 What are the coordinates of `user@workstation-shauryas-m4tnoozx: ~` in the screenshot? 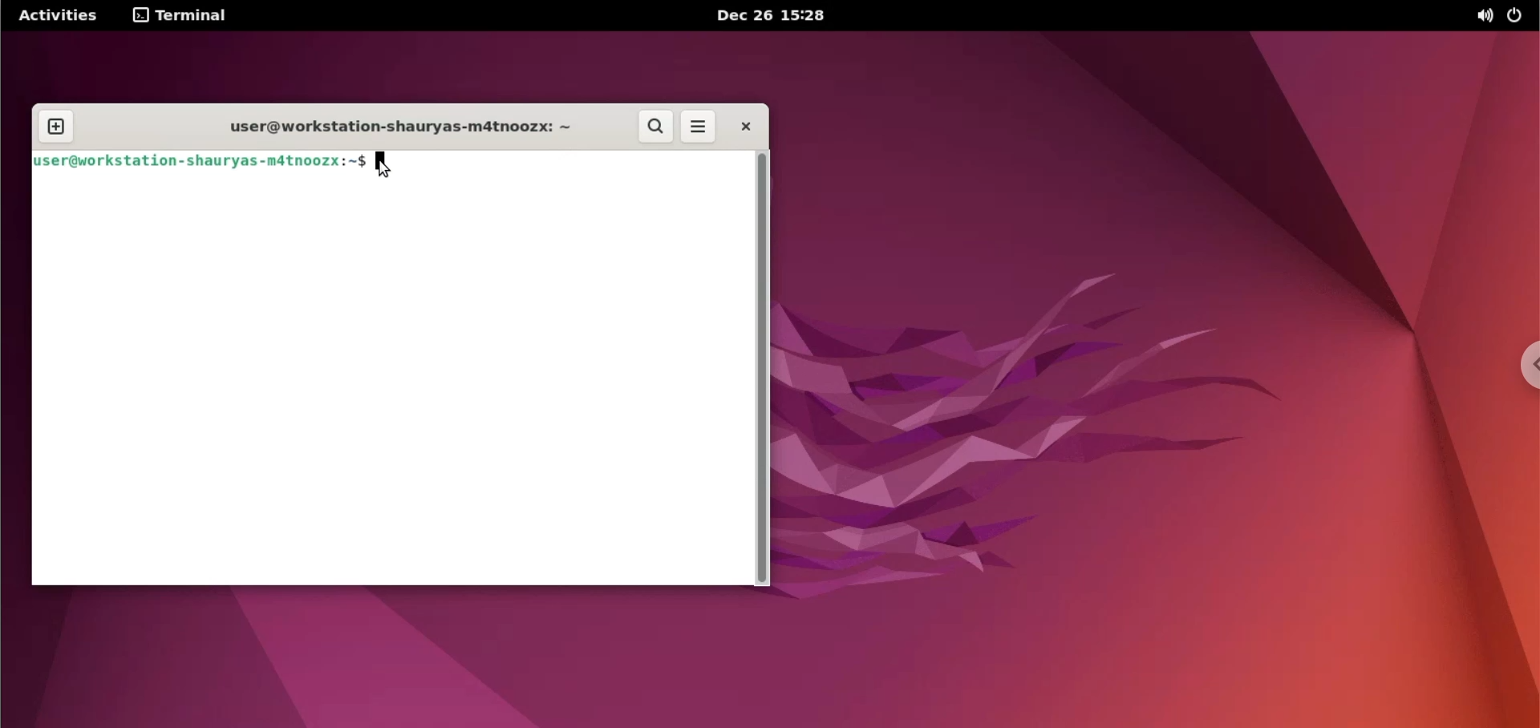 It's located at (399, 128).